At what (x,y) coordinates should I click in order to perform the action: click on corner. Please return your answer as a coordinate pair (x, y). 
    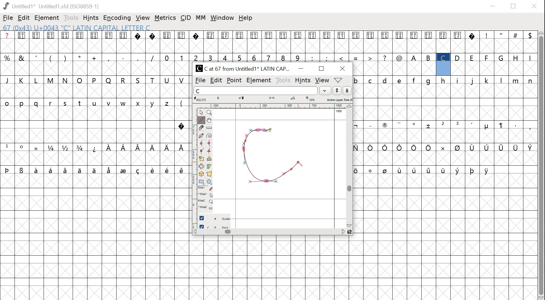
    Looking at the image, I should click on (202, 151).